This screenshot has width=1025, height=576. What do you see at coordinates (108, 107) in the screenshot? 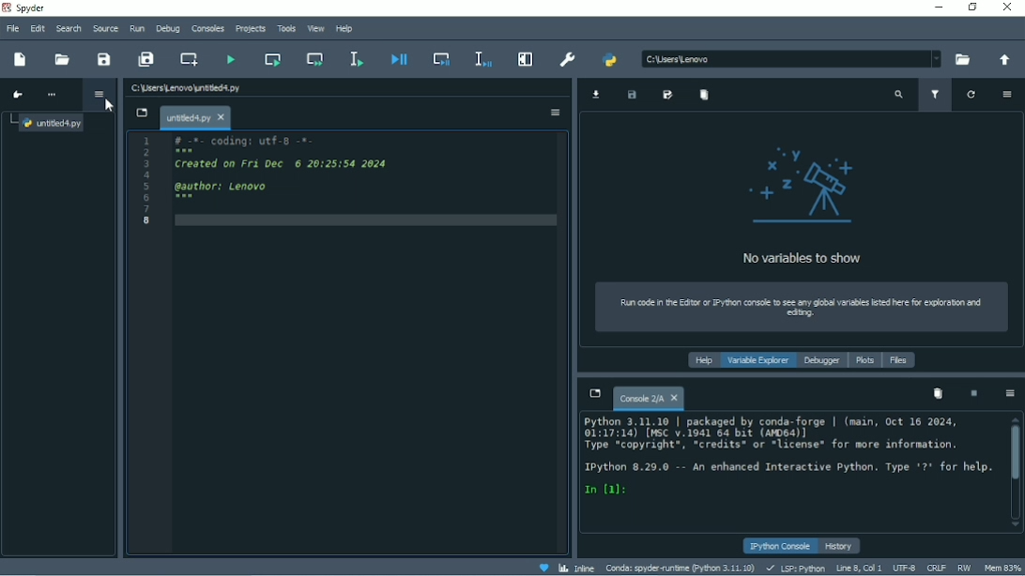
I see `Cursor` at bounding box center [108, 107].